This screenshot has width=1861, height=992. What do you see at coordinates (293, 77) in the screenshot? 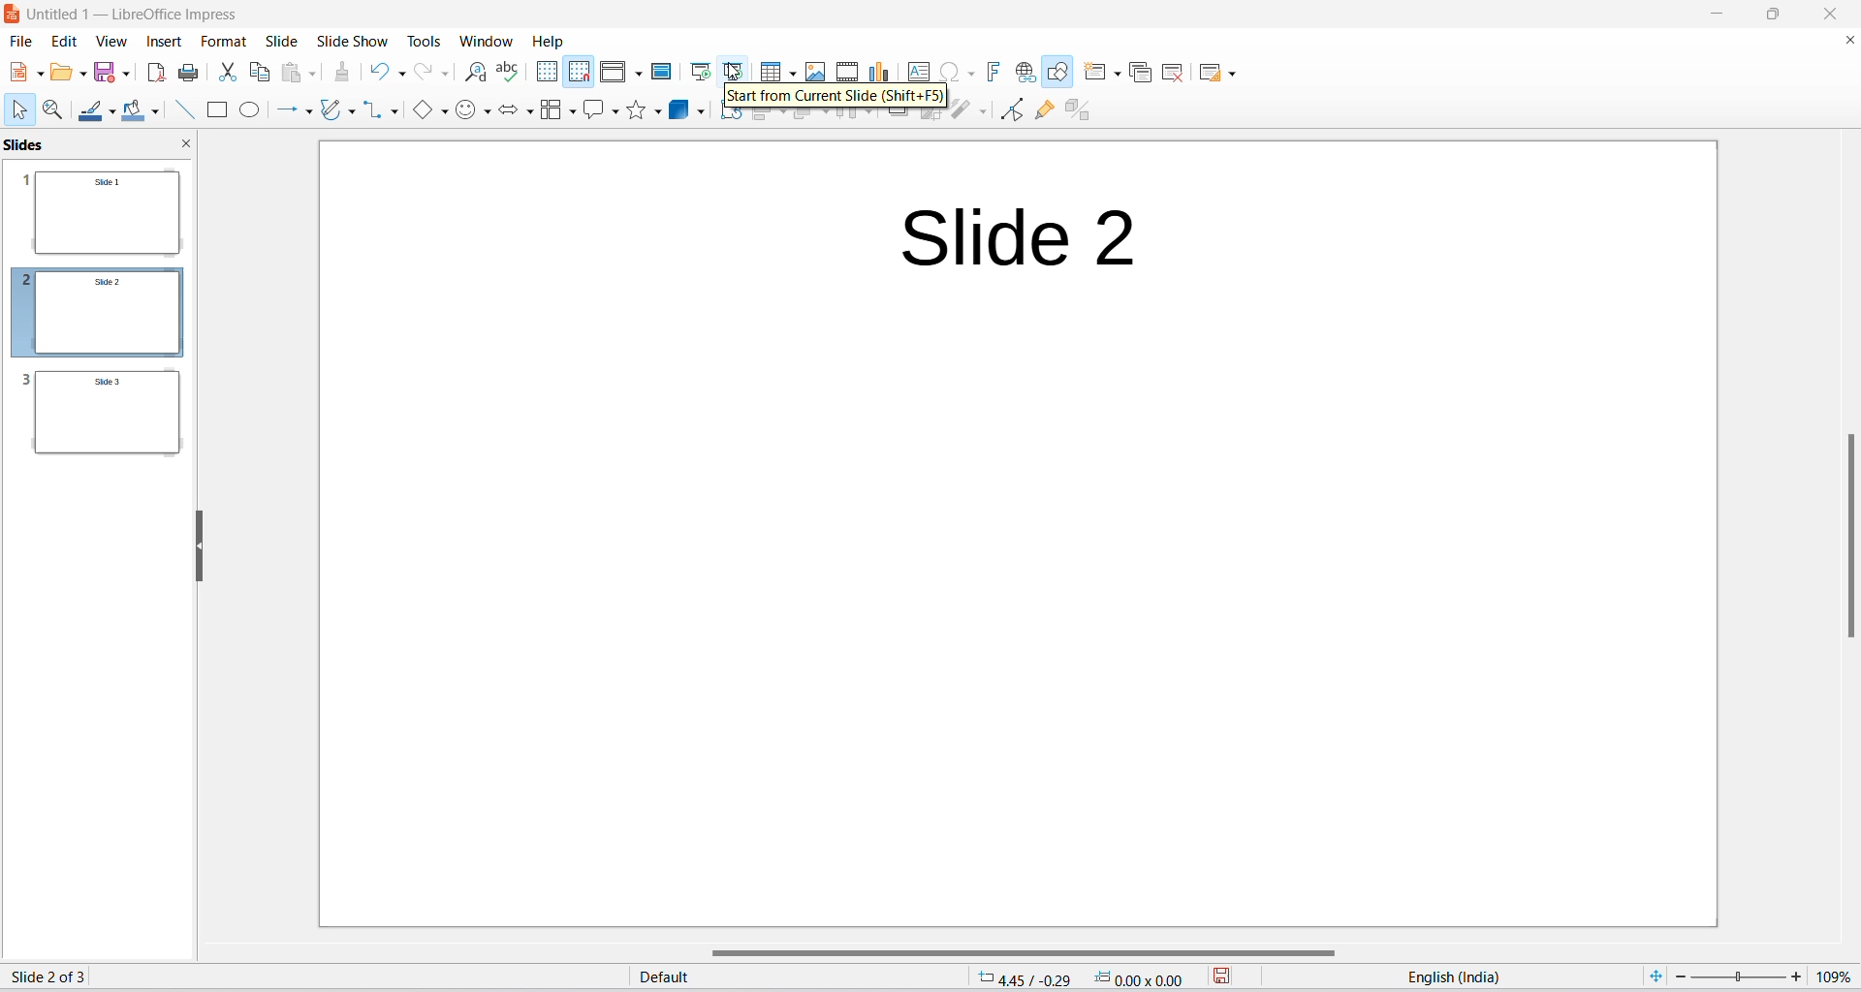
I see `paste` at bounding box center [293, 77].